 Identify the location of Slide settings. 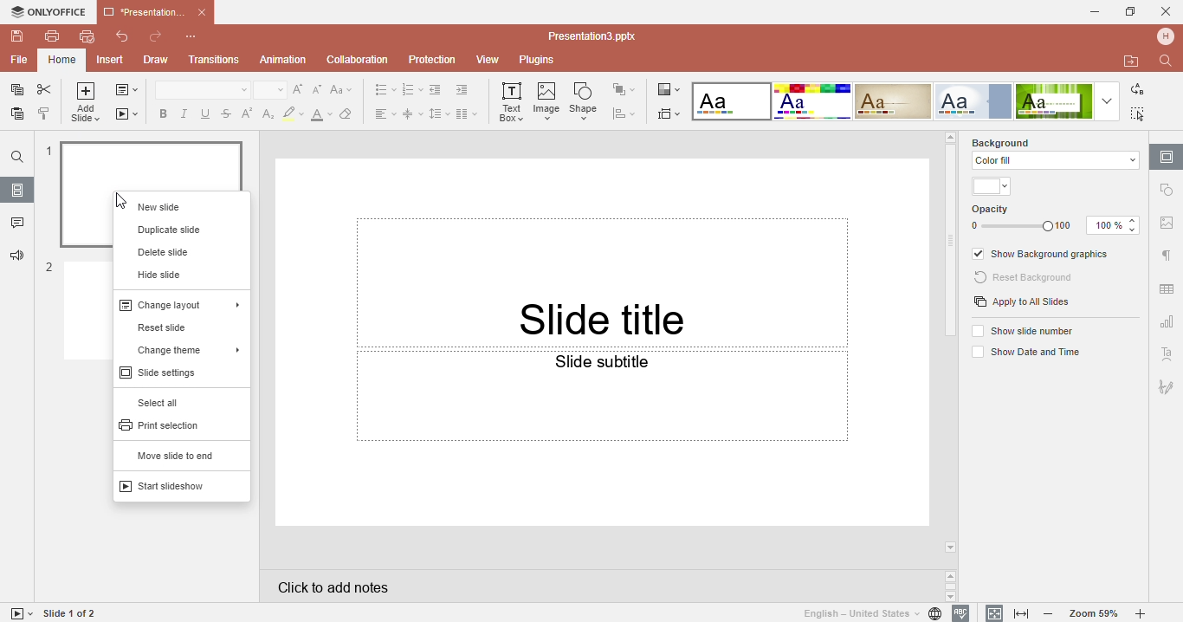
(170, 373).